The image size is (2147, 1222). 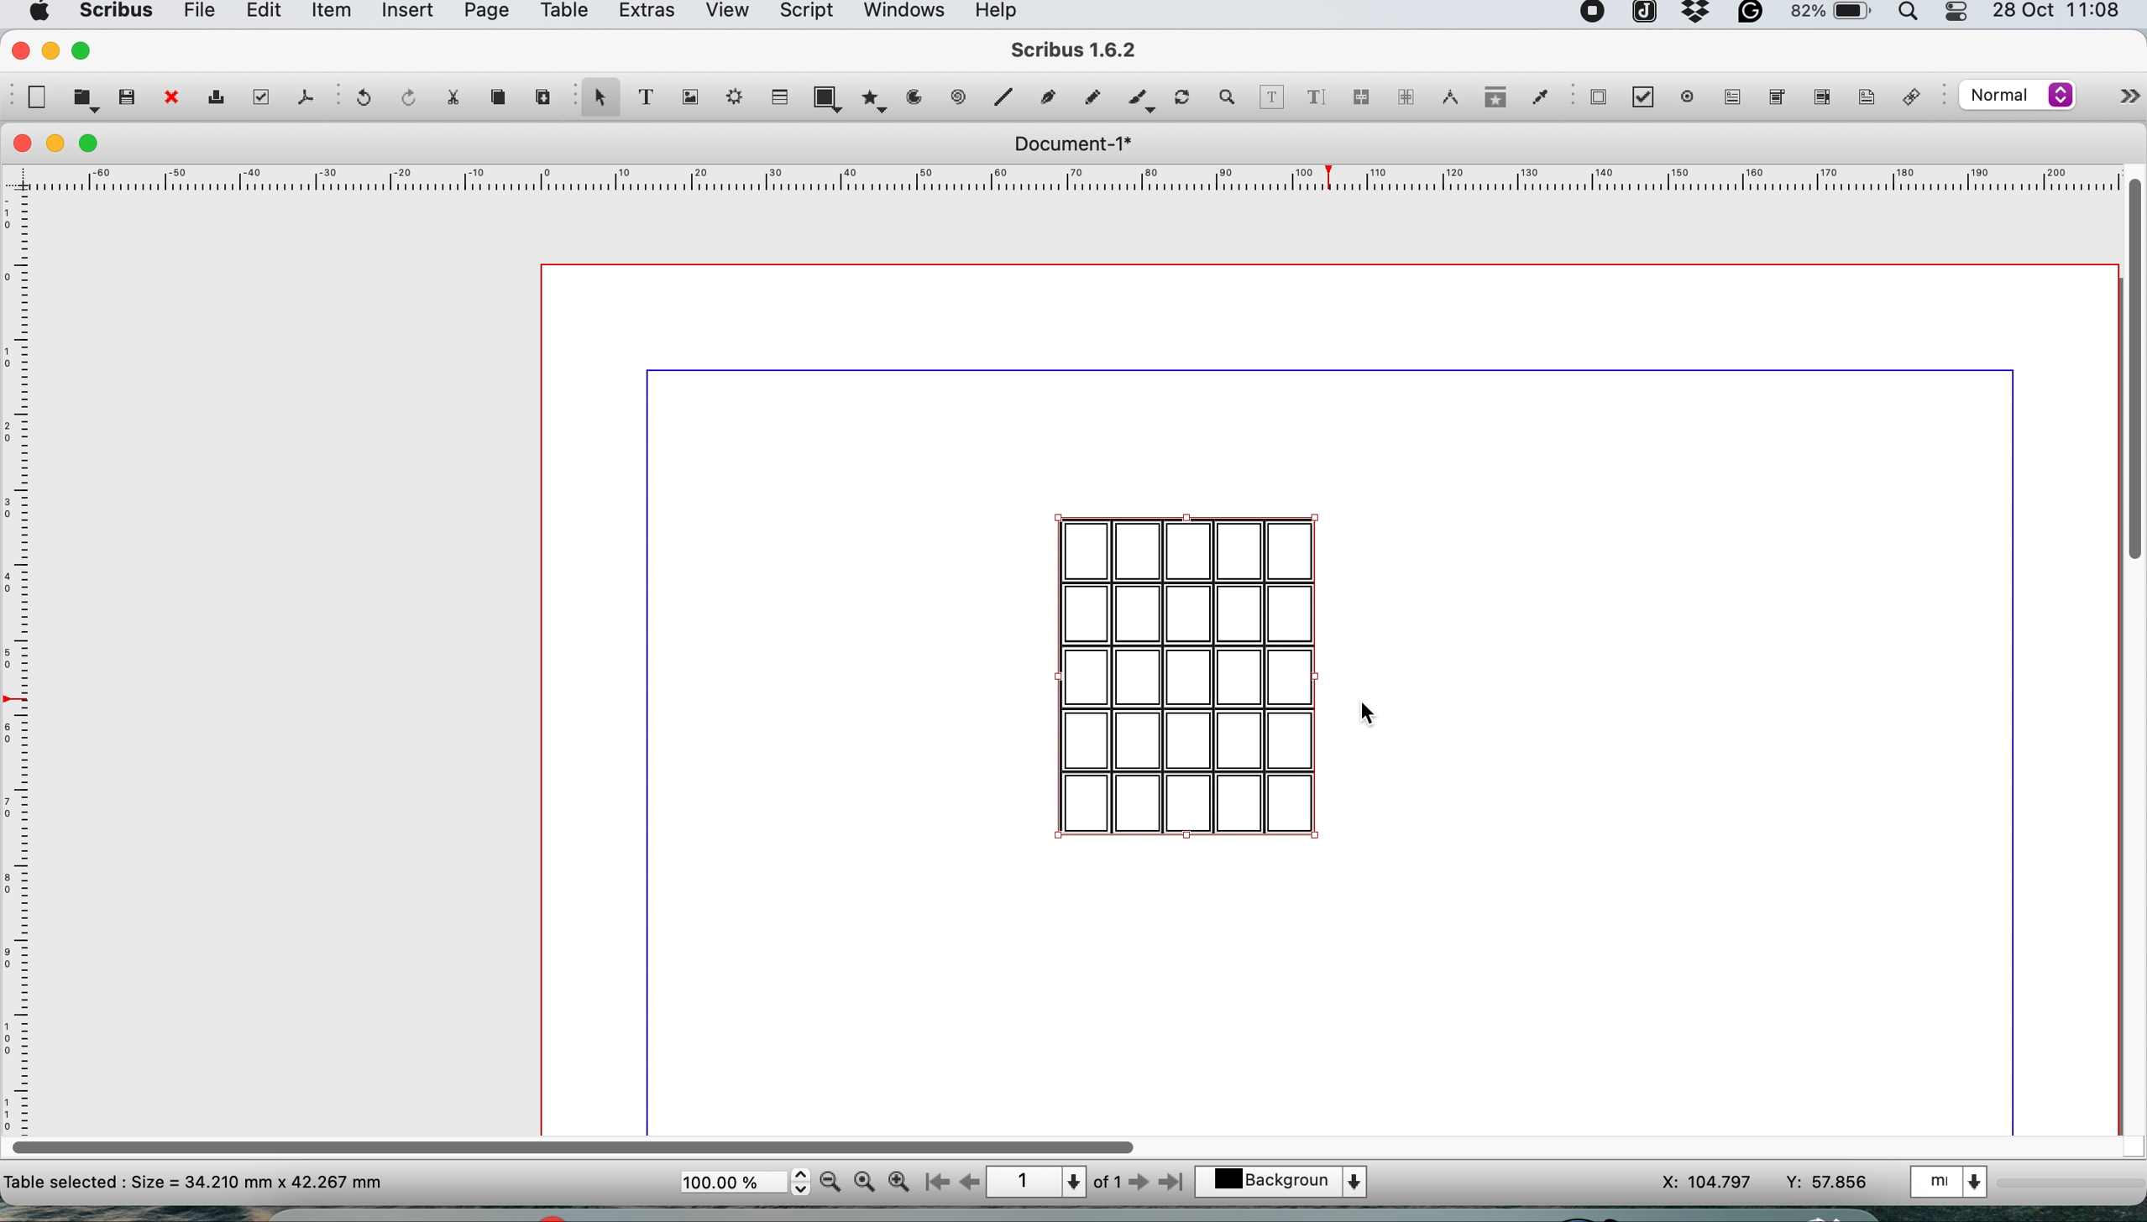 I want to click on render frame, so click(x=730, y=97).